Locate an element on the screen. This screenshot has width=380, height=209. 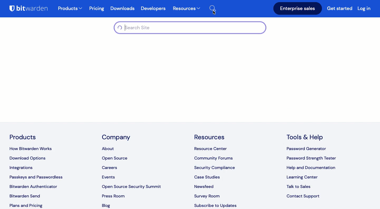
help and documentation is located at coordinates (312, 168).